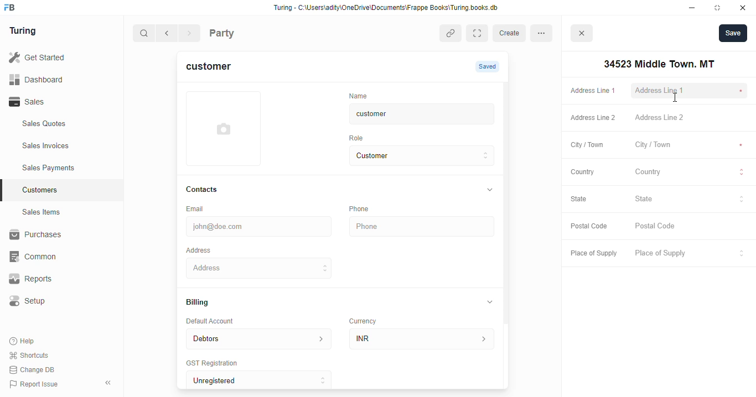 Image resolution: width=756 pixels, height=397 pixels. I want to click on State, so click(690, 199).